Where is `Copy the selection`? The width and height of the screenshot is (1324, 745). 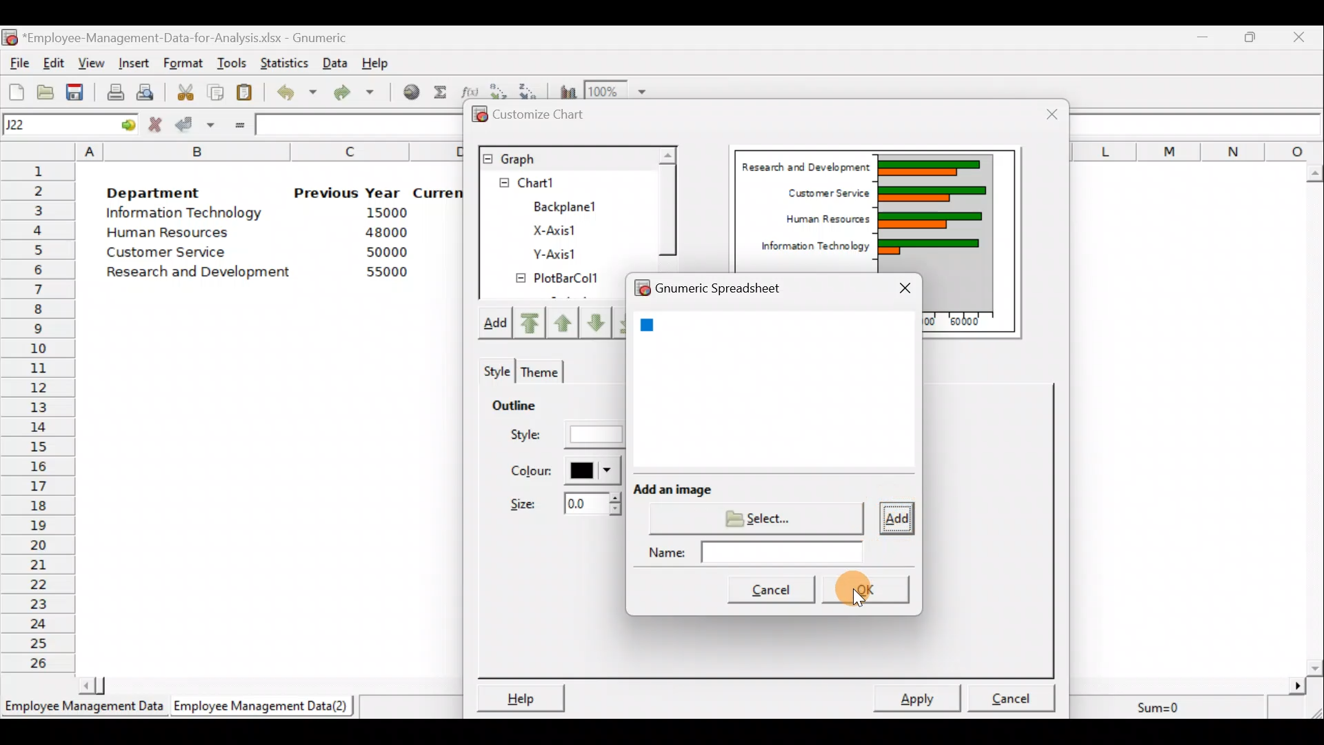 Copy the selection is located at coordinates (219, 92).